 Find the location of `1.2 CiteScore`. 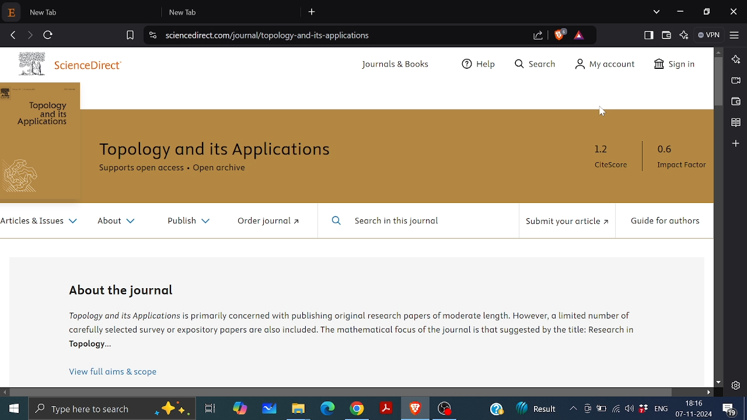

1.2 CiteScore is located at coordinates (614, 157).